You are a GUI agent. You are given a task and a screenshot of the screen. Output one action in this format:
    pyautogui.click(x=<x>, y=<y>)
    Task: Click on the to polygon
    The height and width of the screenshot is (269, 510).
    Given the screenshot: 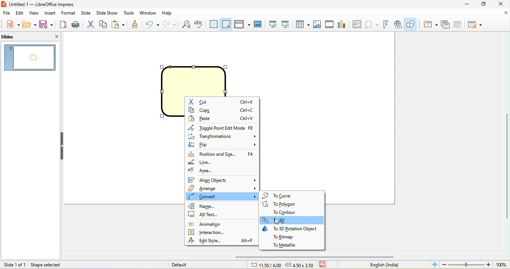 What is the action you would take?
    pyautogui.click(x=284, y=205)
    